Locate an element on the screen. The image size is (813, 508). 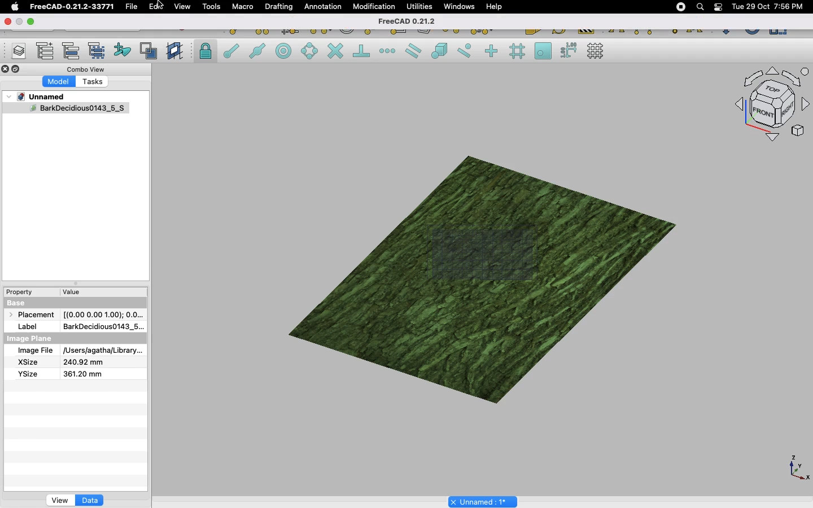
Edit is located at coordinates (156, 6).